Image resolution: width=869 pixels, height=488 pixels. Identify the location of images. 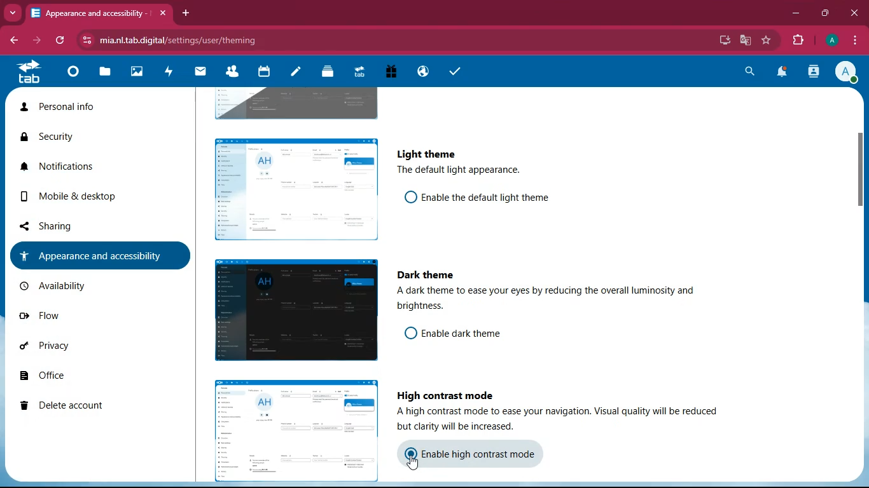
(134, 72).